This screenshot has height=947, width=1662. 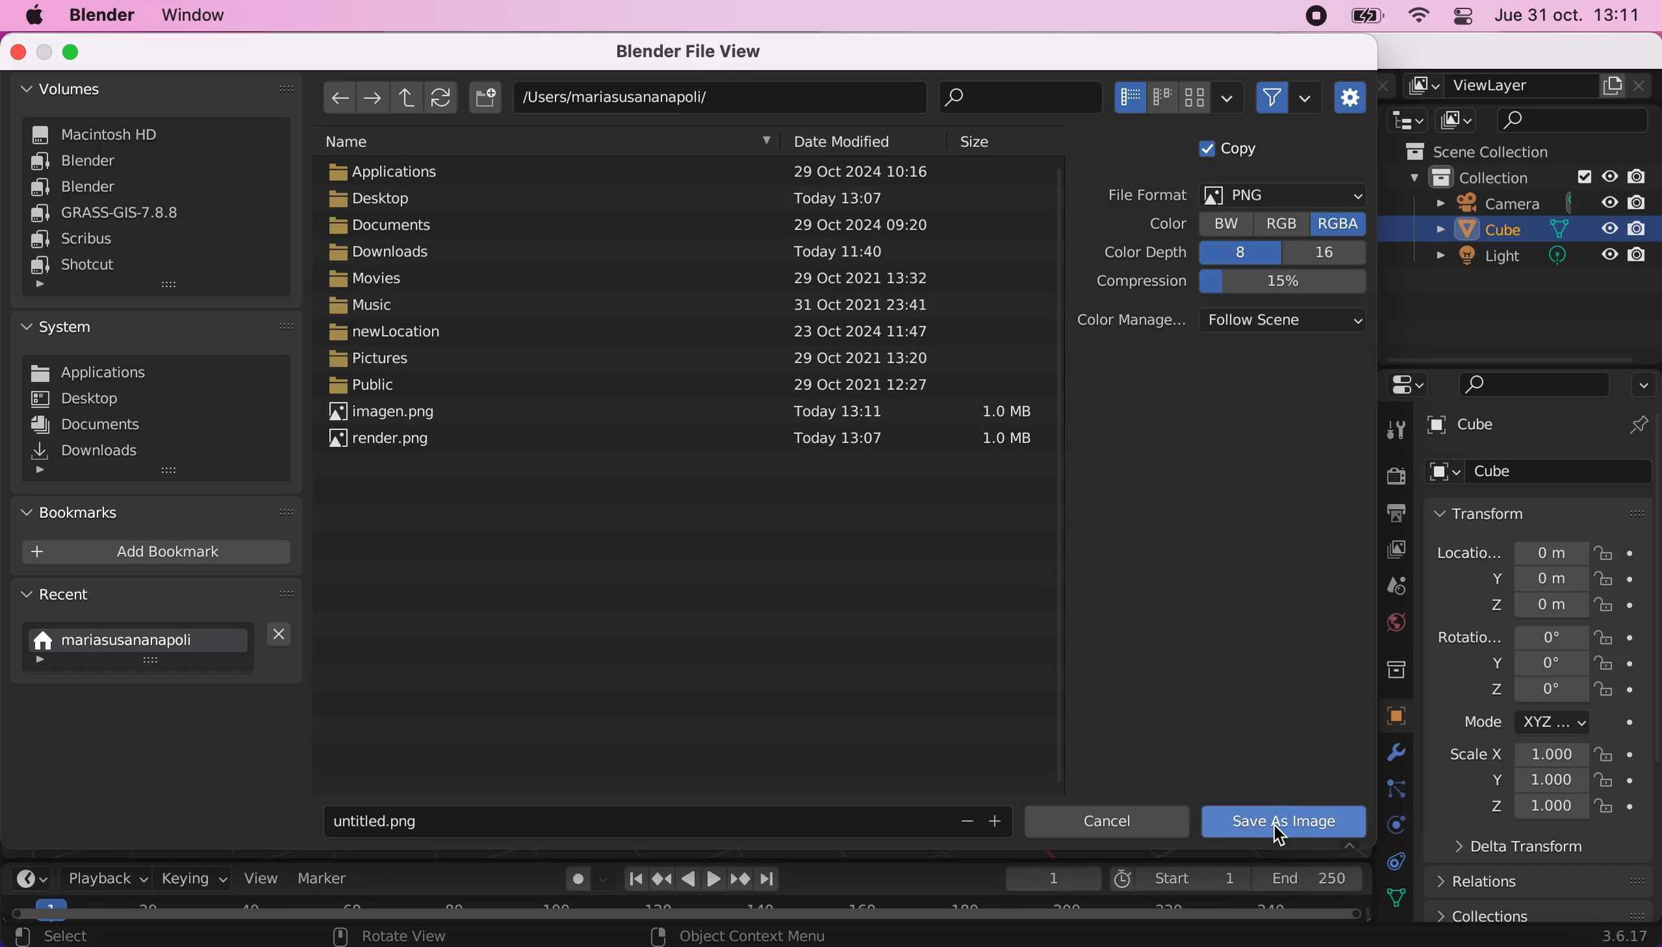 What do you see at coordinates (1538, 911) in the screenshot?
I see `collections` at bounding box center [1538, 911].